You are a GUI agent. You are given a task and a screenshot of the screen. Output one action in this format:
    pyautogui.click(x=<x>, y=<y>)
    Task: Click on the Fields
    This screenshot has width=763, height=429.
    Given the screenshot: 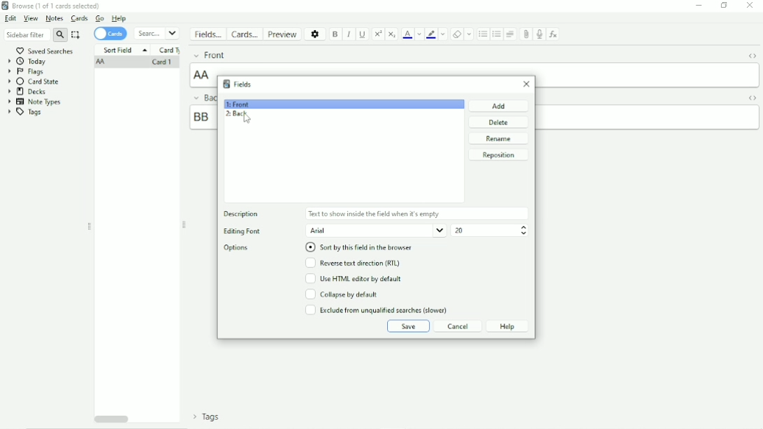 What is the action you would take?
    pyautogui.click(x=208, y=34)
    